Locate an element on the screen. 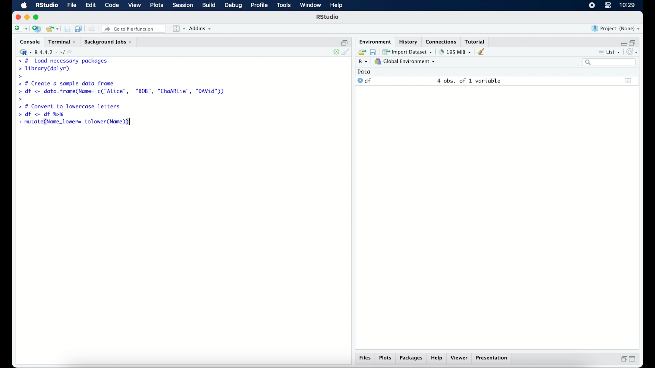 Image resolution: width=655 pixels, height=368 pixels. restore down is located at coordinates (634, 42).